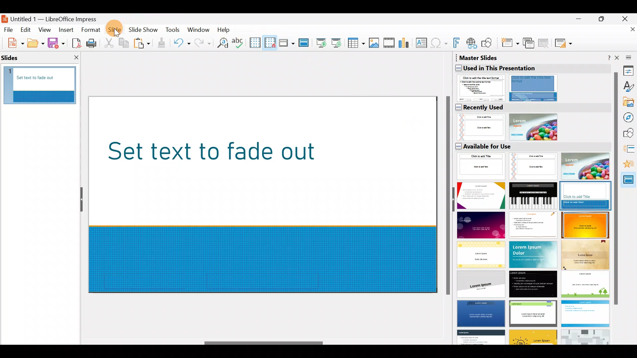 The width and height of the screenshot is (637, 358). I want to click on Maximise, so click(603, 20).